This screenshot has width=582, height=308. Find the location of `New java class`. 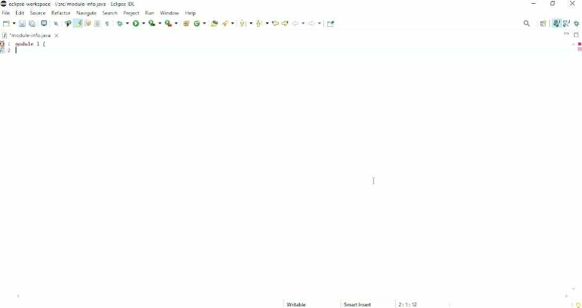

New java class is located at coordinates (200, 24).